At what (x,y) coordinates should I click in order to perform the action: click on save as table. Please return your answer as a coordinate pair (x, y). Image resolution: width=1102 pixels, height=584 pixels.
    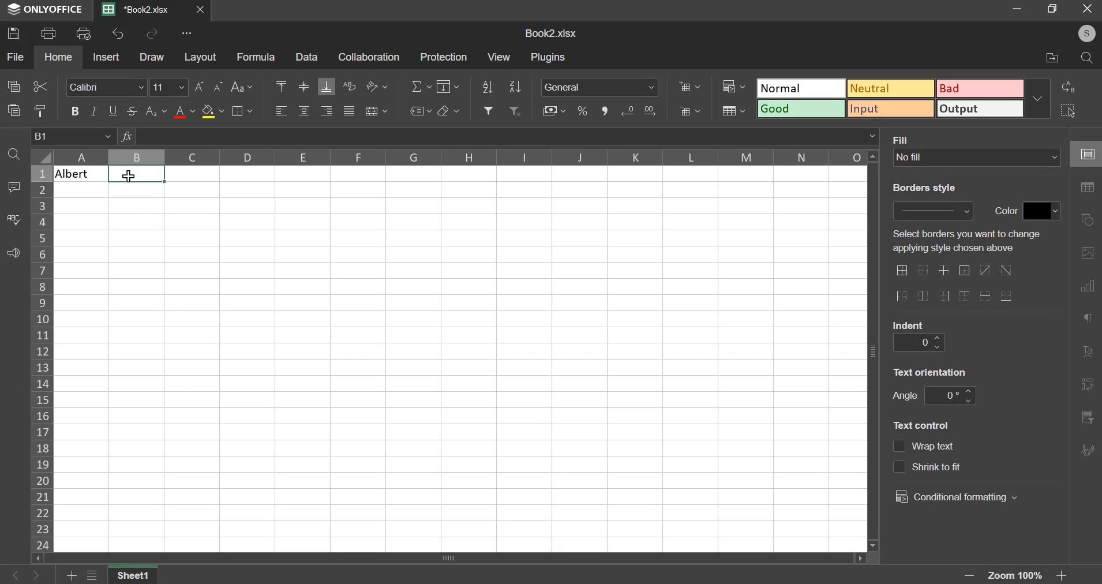
    Looking at the image, I should click on (733, 111).